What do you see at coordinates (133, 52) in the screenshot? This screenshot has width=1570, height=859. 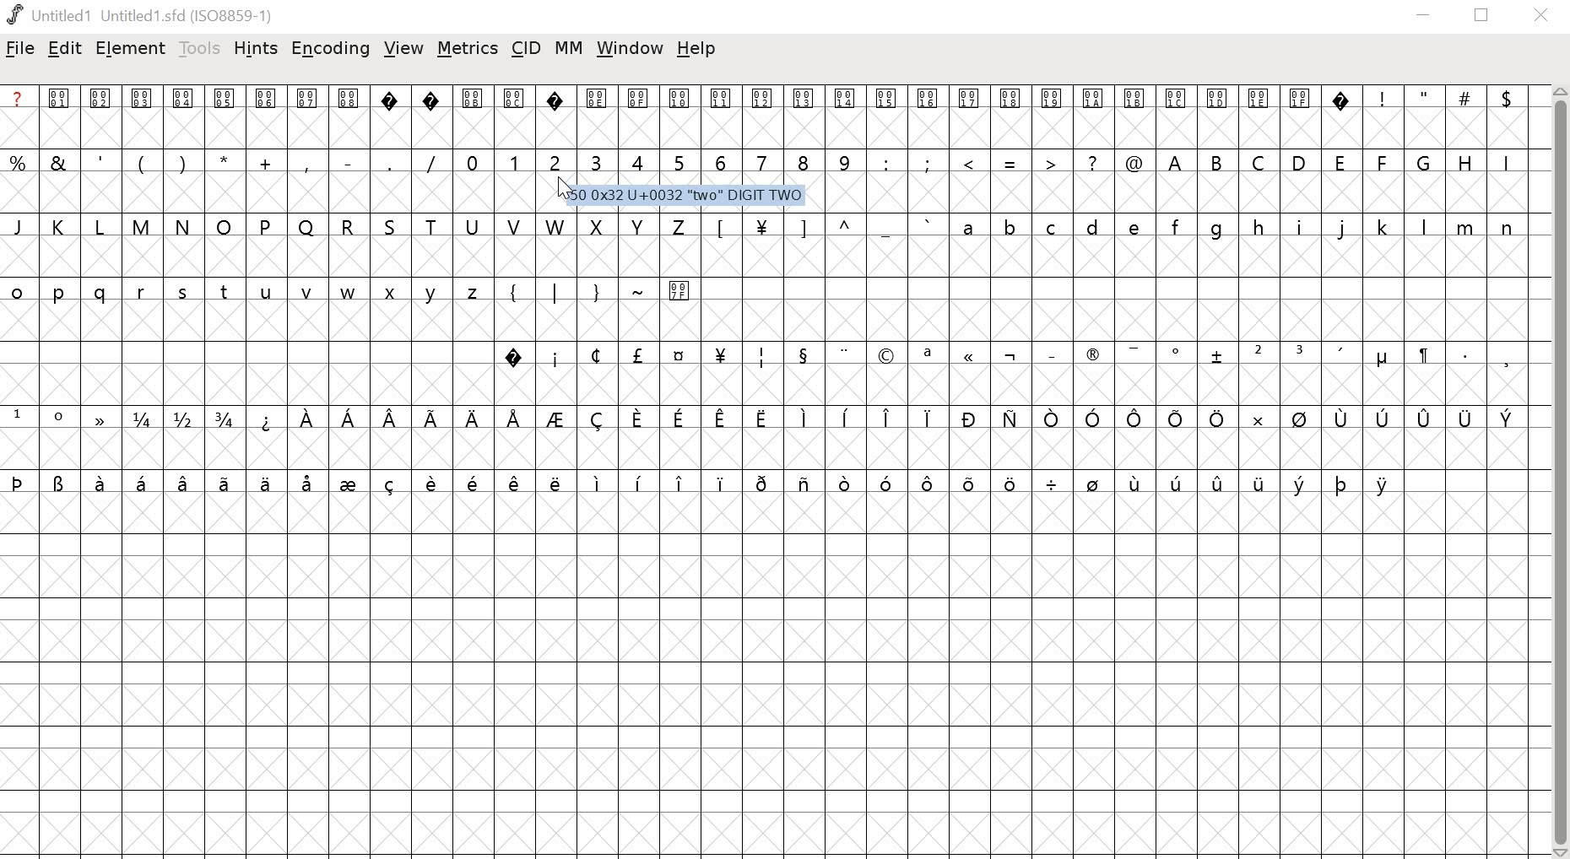 I see `element` at bounding box center [133, 52].